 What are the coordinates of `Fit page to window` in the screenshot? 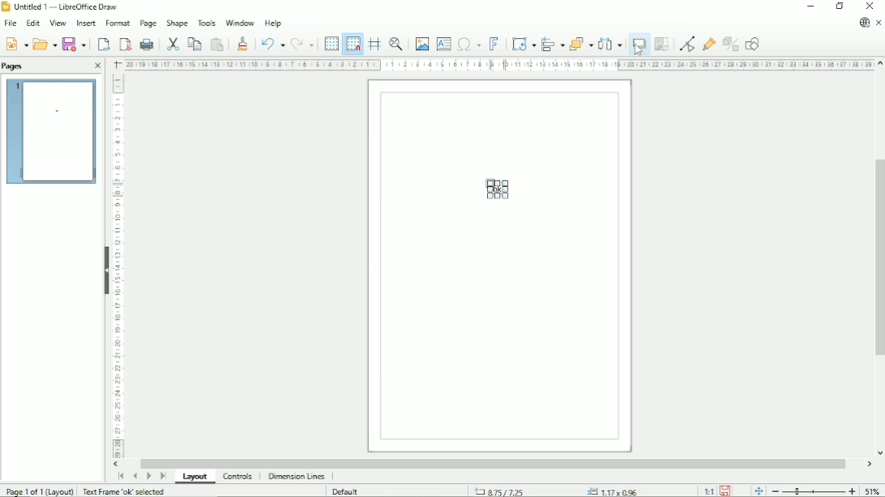 It's located at (759, 491).